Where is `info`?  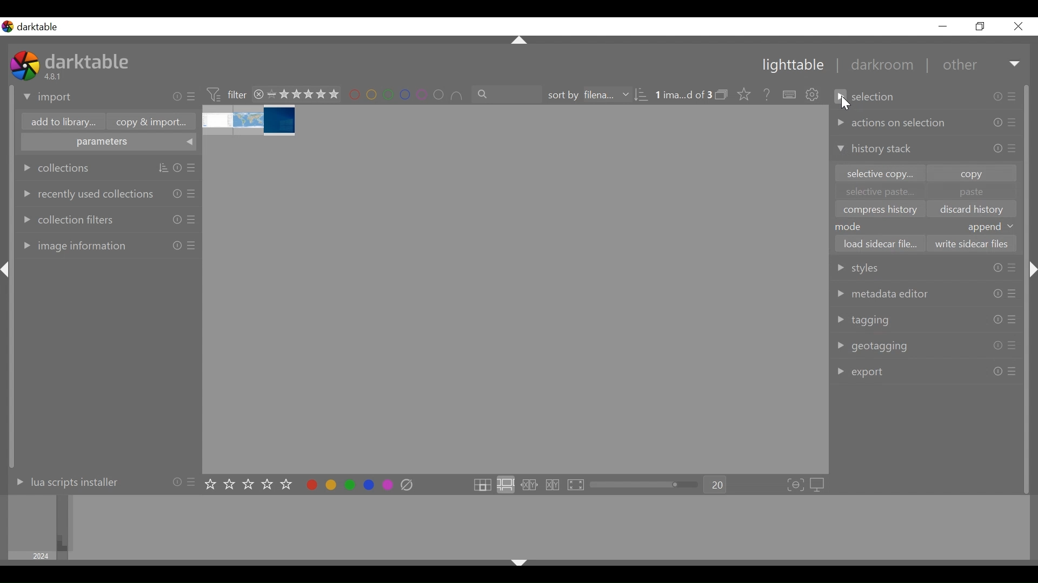 info is located at coordinates (177, 193).